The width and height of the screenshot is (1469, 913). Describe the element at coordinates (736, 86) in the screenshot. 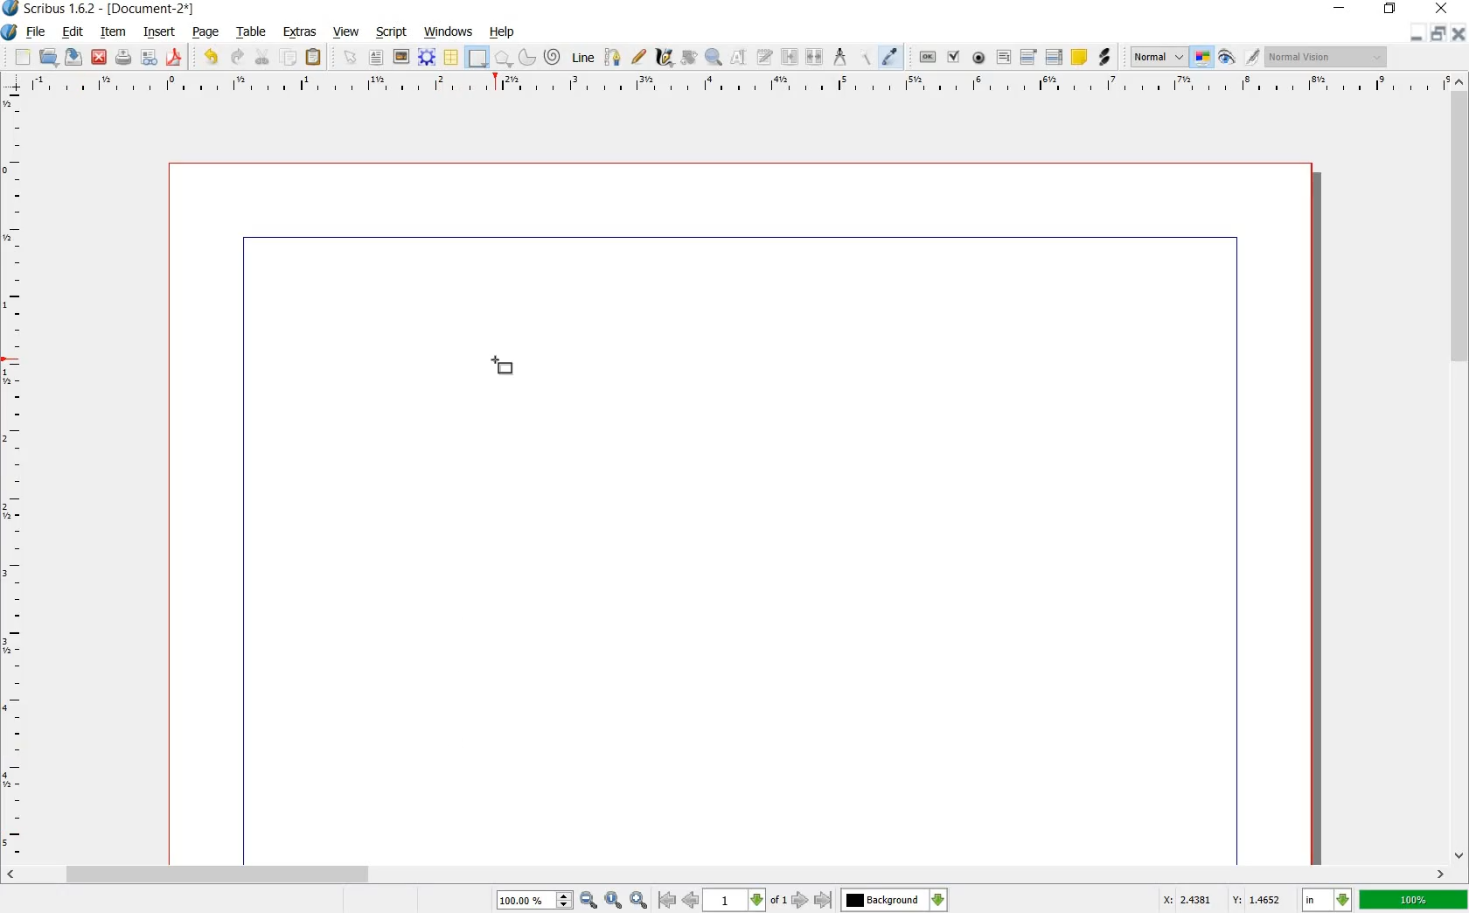

I see `RULER` at that location.